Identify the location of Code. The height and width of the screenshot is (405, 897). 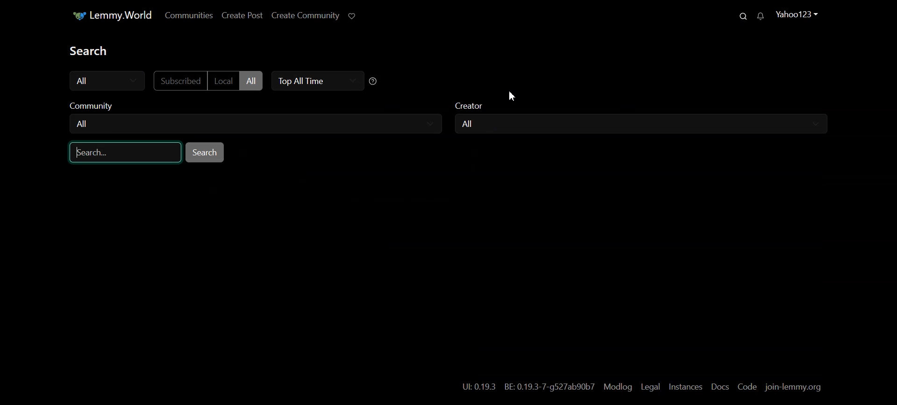
(747, 386).